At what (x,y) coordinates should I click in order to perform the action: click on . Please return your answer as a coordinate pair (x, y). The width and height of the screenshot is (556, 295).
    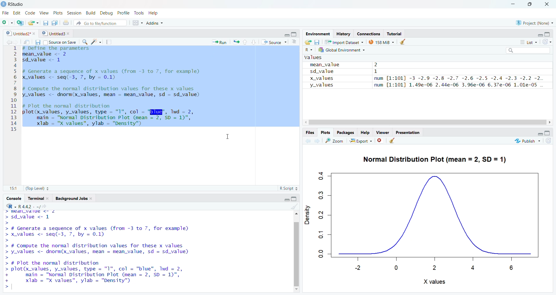
    Looking at the image, I should click on (37, 43).